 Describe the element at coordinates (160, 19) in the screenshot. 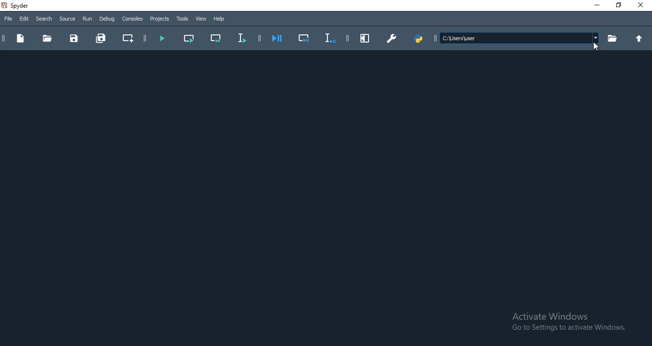

I see `Projects` at that location.